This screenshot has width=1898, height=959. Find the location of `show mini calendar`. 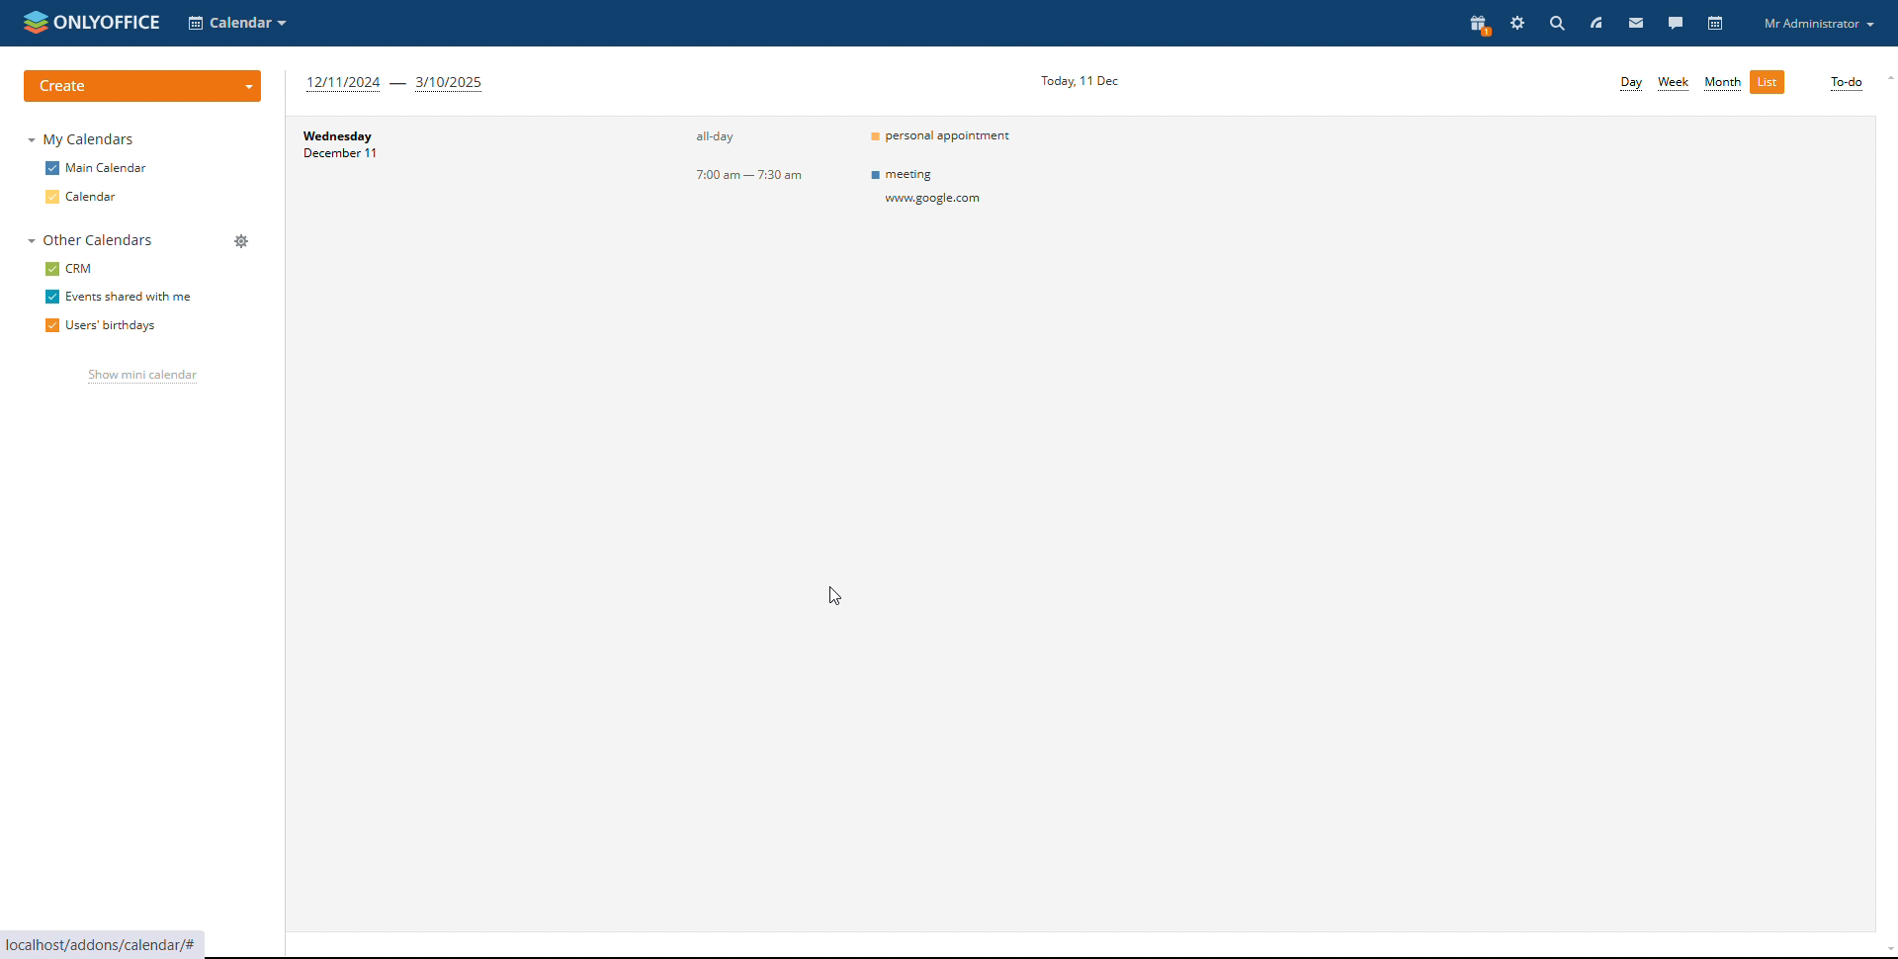

show mini calendar is located at coordinates (142, 376).